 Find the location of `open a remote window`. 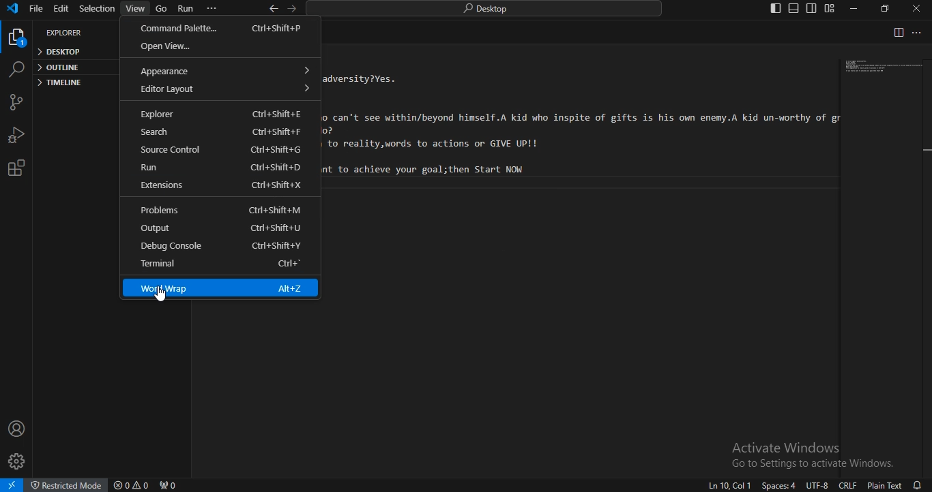

open a remote window is located at coordinates (12, 486).